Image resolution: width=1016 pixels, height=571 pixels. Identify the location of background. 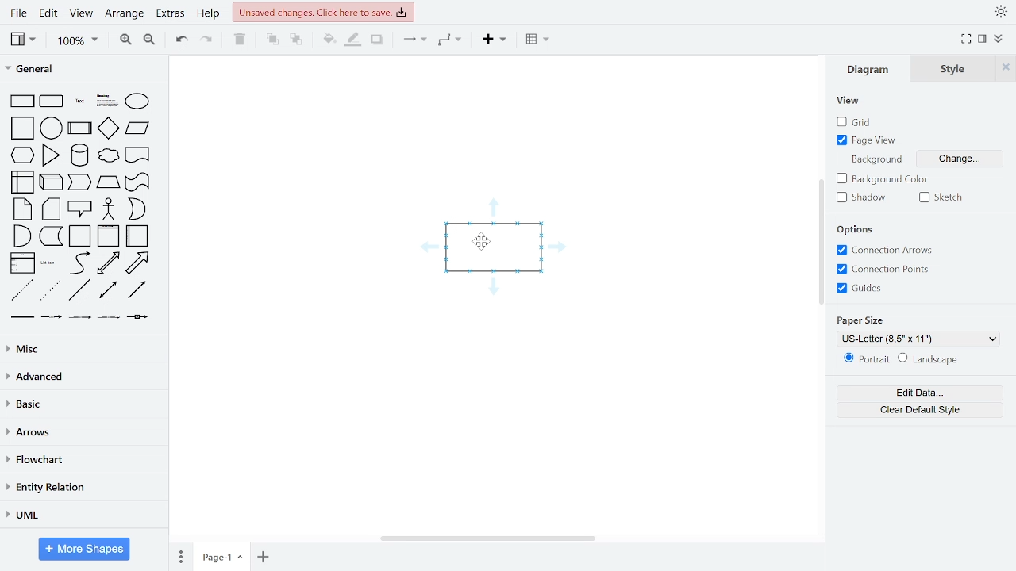
(878, 159).